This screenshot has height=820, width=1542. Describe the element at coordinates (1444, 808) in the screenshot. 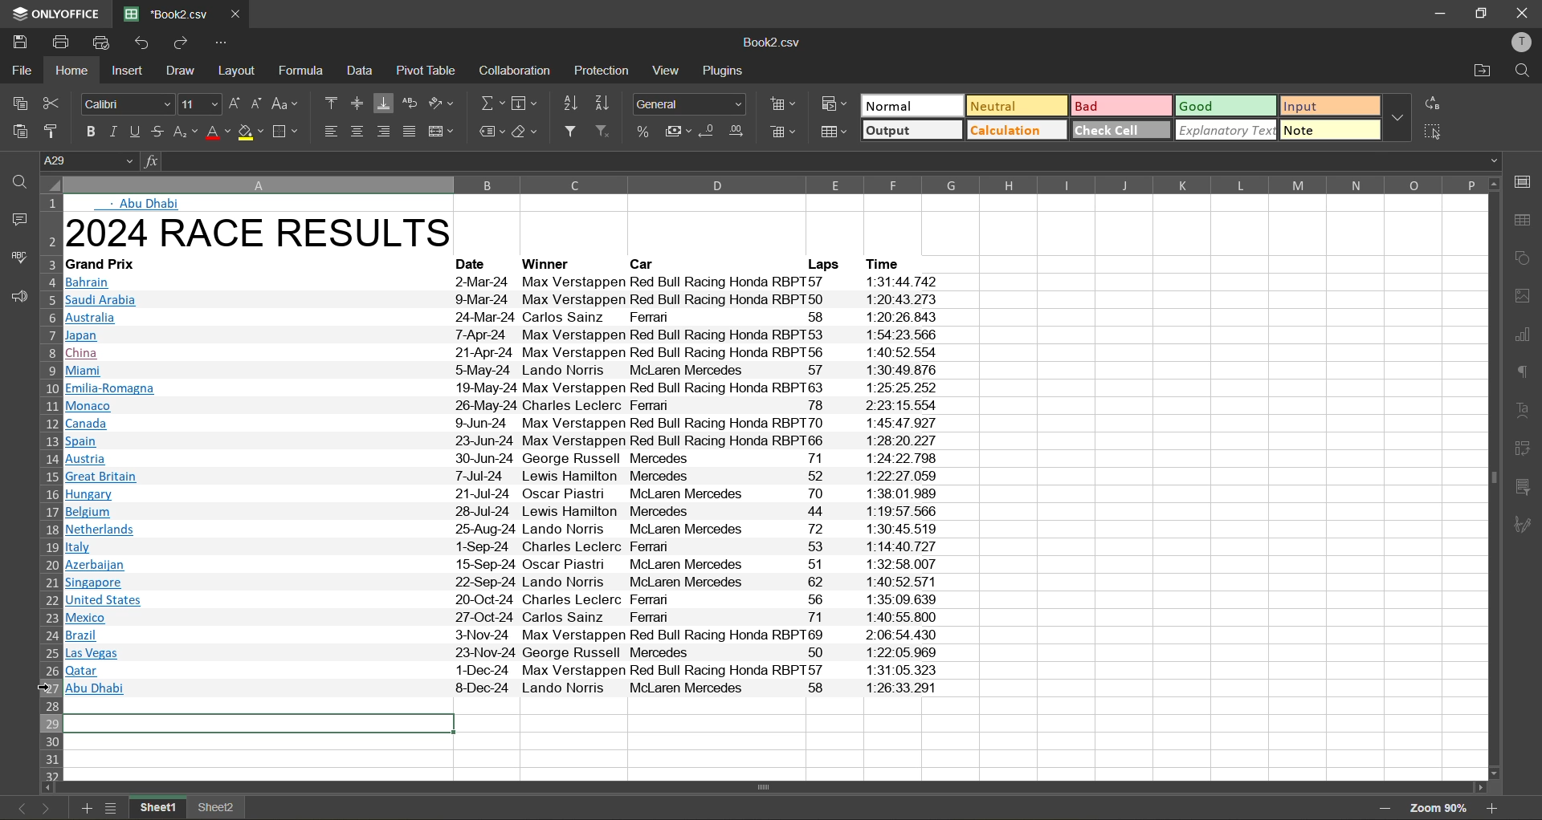

I see `zoom factor` at that location.